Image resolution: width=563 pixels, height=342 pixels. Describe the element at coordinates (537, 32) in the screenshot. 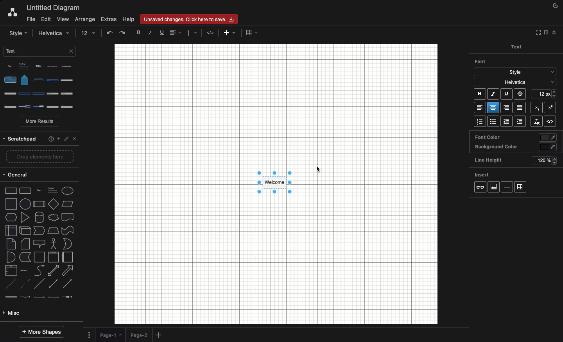

I see `Fullscreen` at that location.